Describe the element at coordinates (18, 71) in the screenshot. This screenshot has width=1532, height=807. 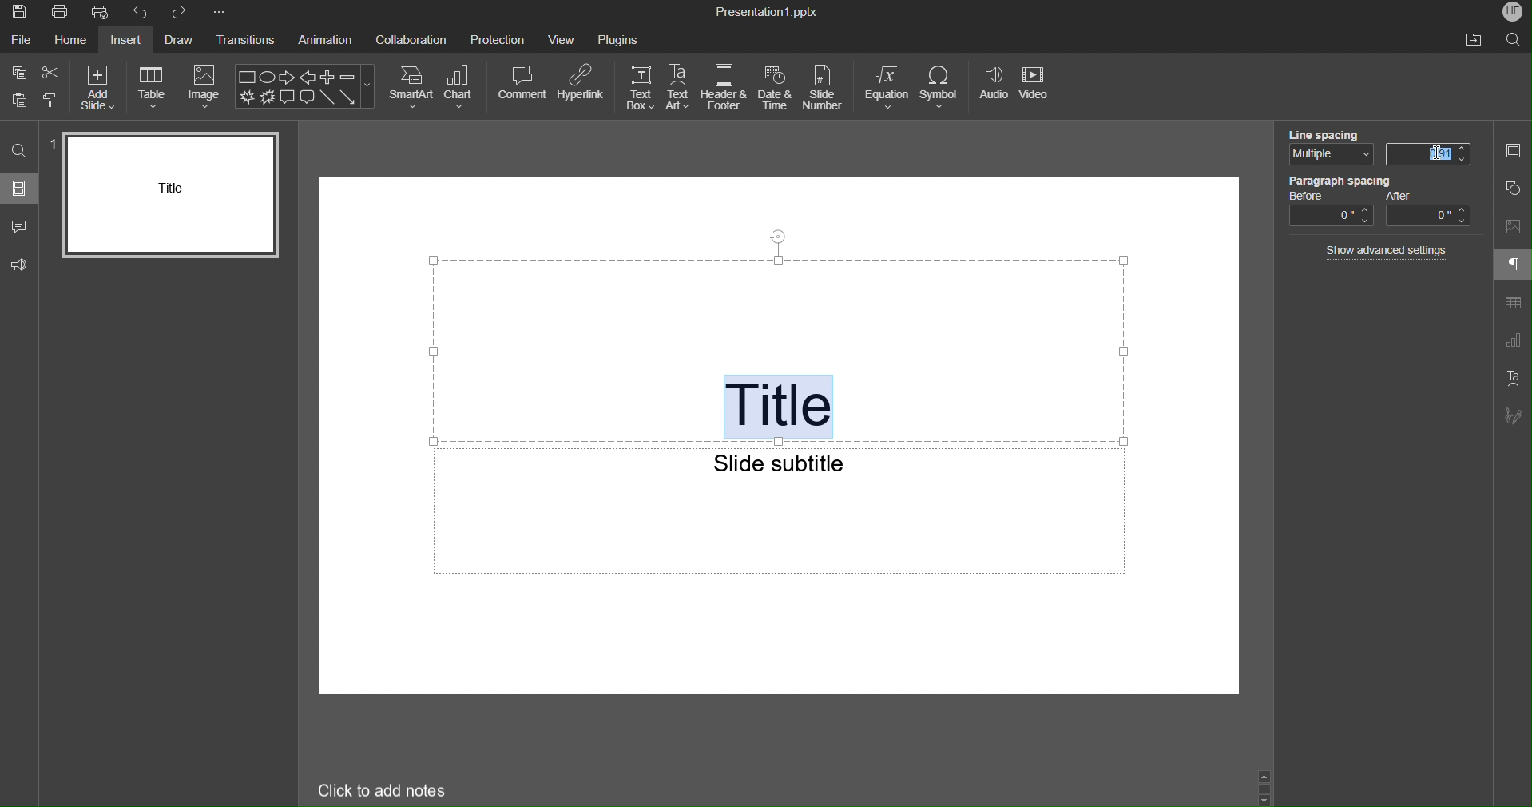
I see `Copy` at that location.